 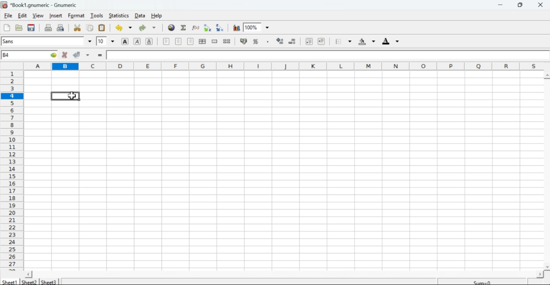 I want to click on Graphs, so click(x=236, y=27).